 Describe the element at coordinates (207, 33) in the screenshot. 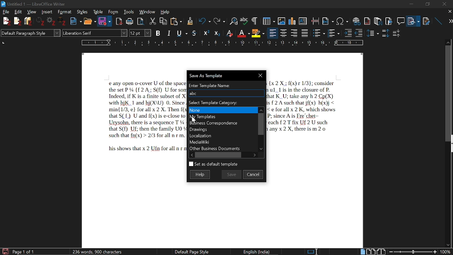

I see `` at that location.